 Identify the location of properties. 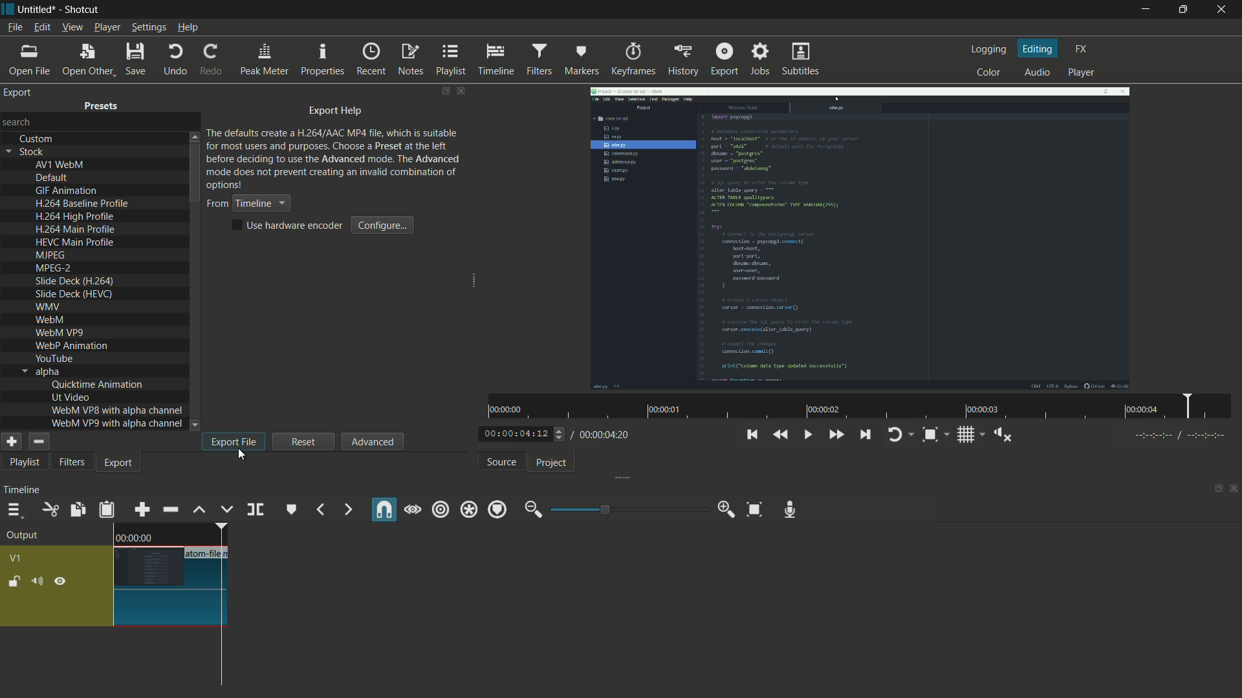
(323, 61).